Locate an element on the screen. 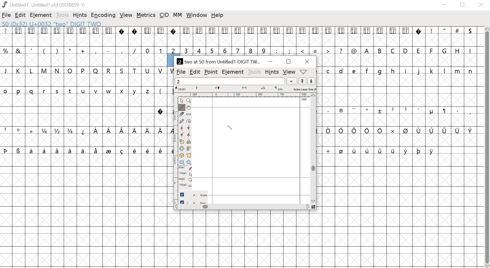 Image resolution: width=490 pixels, height=268 pixels. pen is located at coordinates (182, 121).